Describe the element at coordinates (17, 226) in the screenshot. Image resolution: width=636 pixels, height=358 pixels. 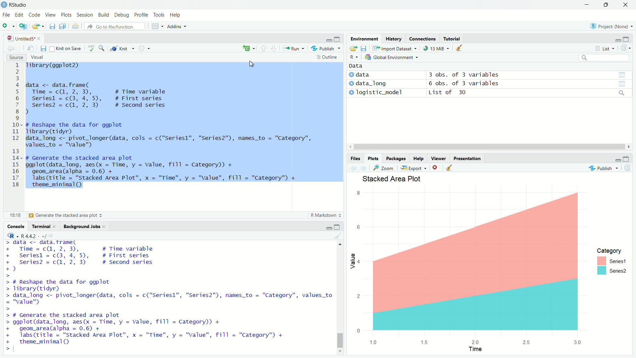
I see `Console` at that location.